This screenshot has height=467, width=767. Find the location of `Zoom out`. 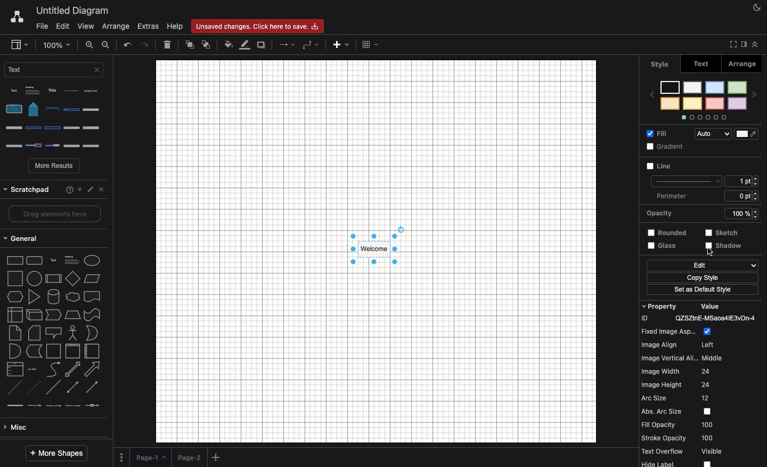

Zoom out is located at coordinates (107, 45).